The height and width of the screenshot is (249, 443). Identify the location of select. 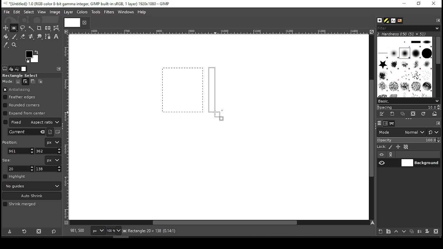
(28, 11).